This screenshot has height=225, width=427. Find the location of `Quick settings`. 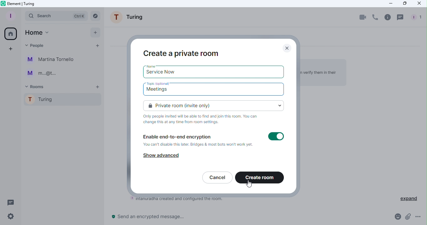

Quick settings is located at coordinates (8, 217).